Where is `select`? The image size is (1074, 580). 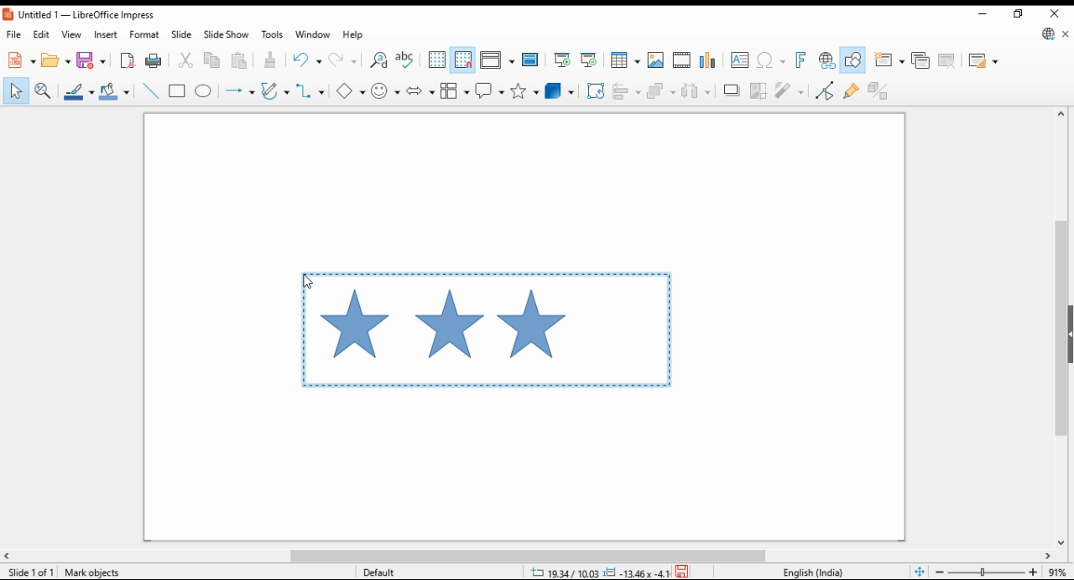
select is located at coordinates (17, 91).